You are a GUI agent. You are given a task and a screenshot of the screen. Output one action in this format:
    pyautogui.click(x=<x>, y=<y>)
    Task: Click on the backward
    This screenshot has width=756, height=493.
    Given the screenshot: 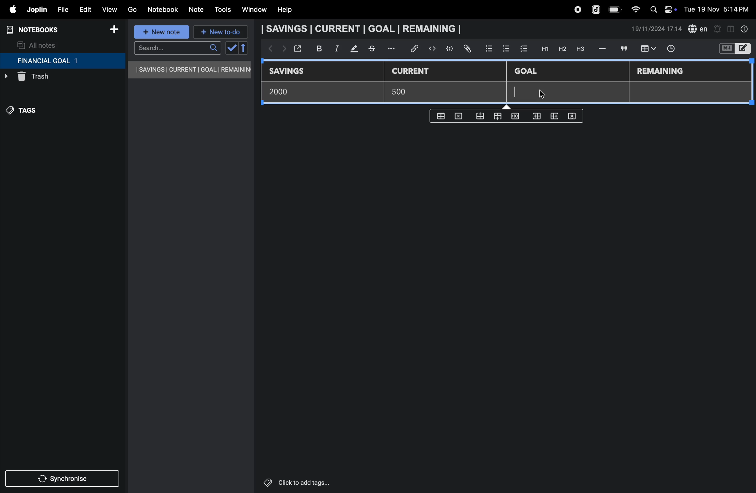 What is the action you would take?
    pyautogui.click(x=268, y=49)
    